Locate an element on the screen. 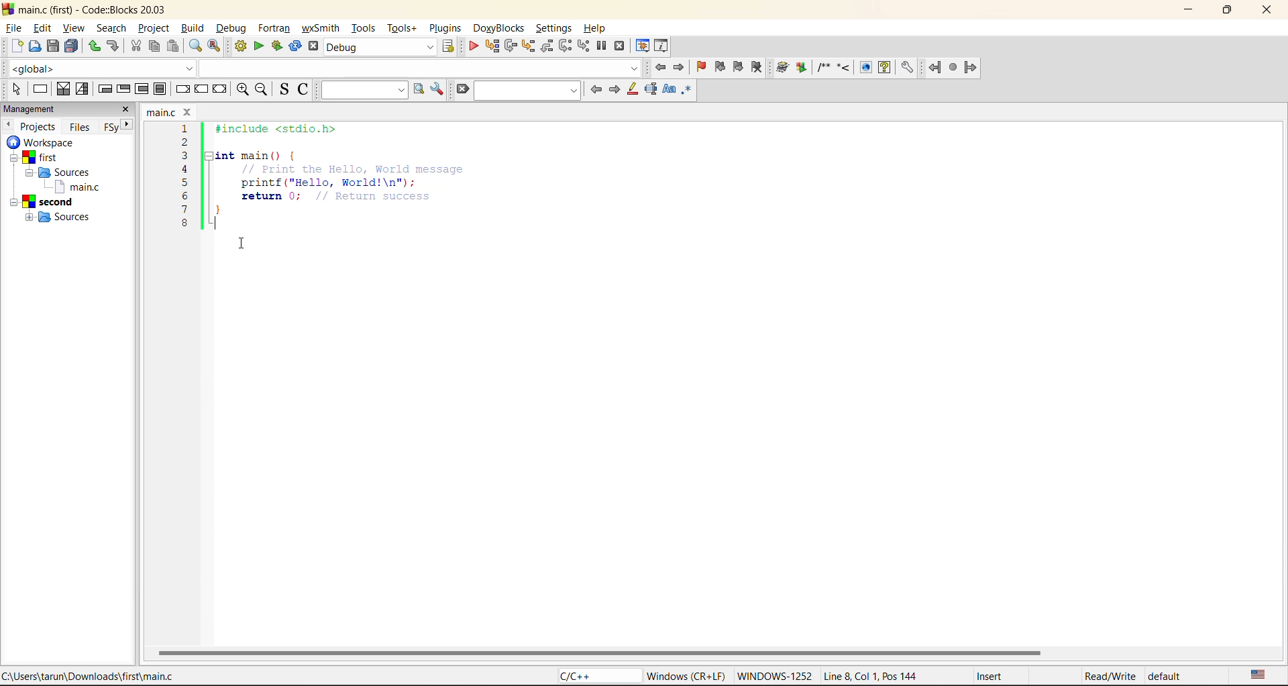 The width and height of the screenshot is (1288, 686). match case is located at coordinates (670, 89).